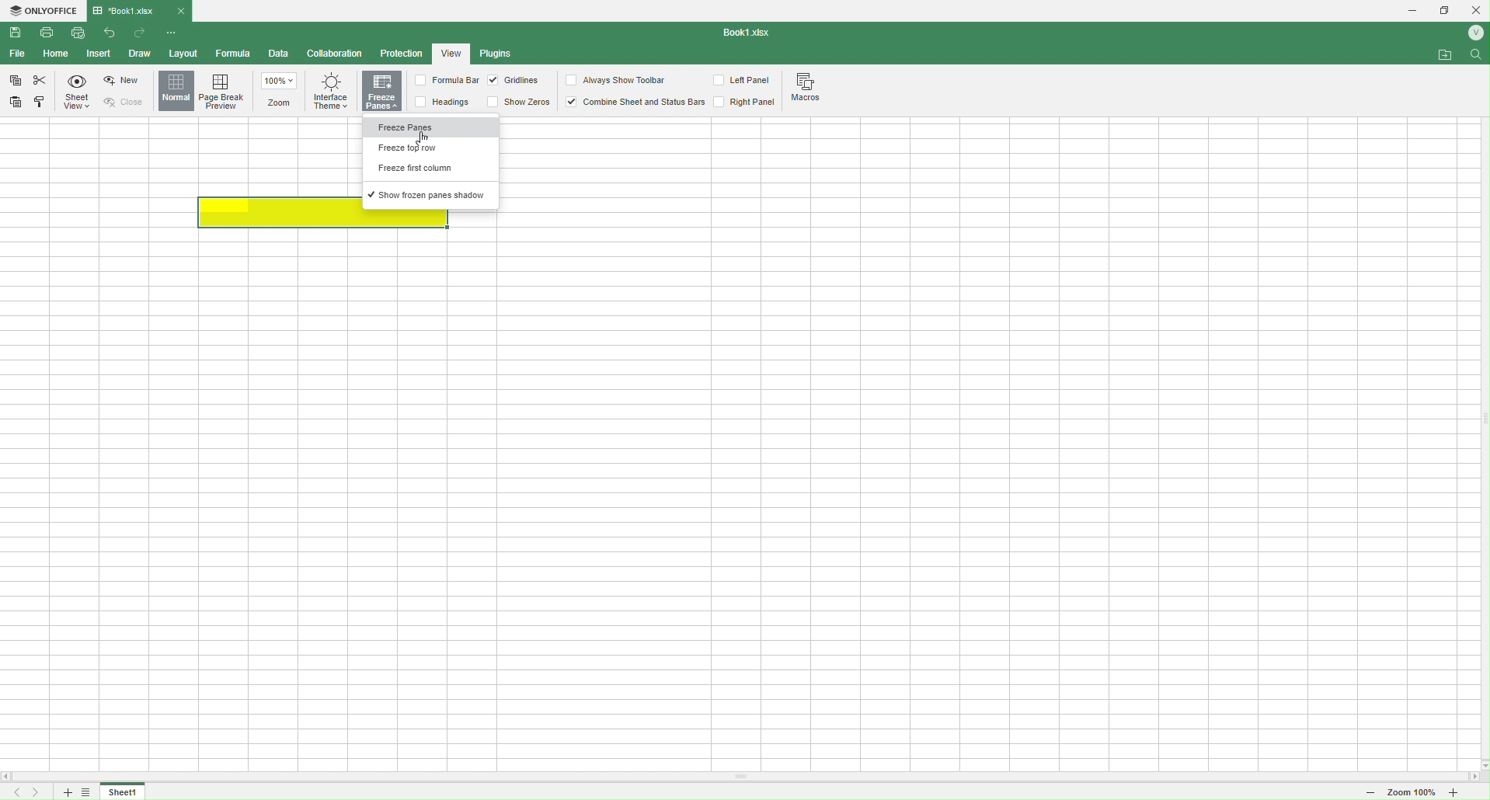 The width and height of the screenshot is (1490, 800). What do you see at coordinates (445, 81) in the screenshot?
I see `Formula Bar` at bounding box center [445, 81].